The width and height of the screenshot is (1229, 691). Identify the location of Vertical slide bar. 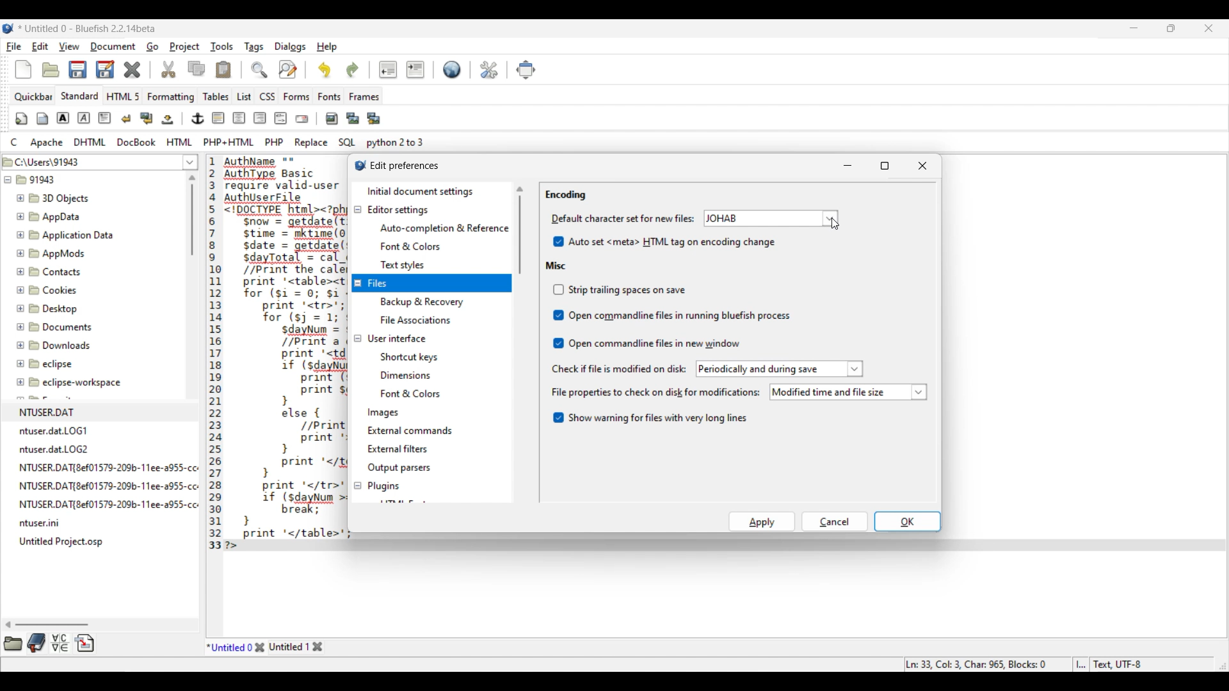
(520, 230).